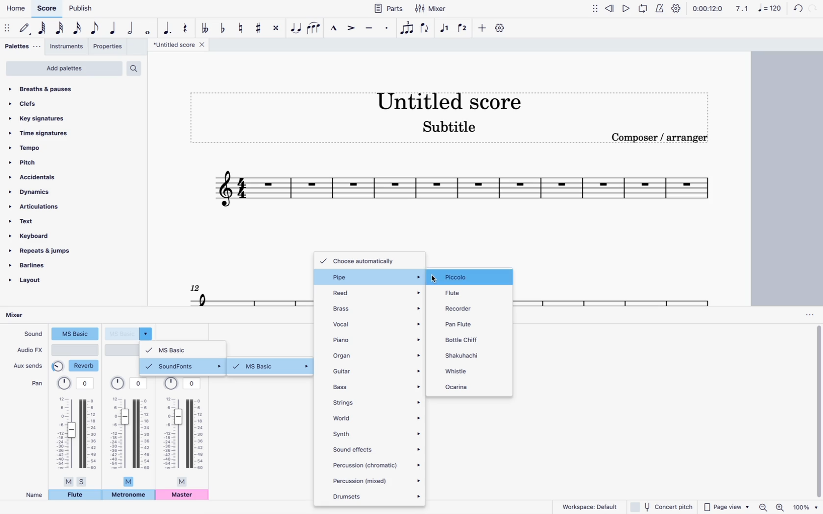 Image resolution: width=823 pixels, height=514 pixels. Describe the element at coordinates (296, 29) in the screenshot. I see `tie` at that location.